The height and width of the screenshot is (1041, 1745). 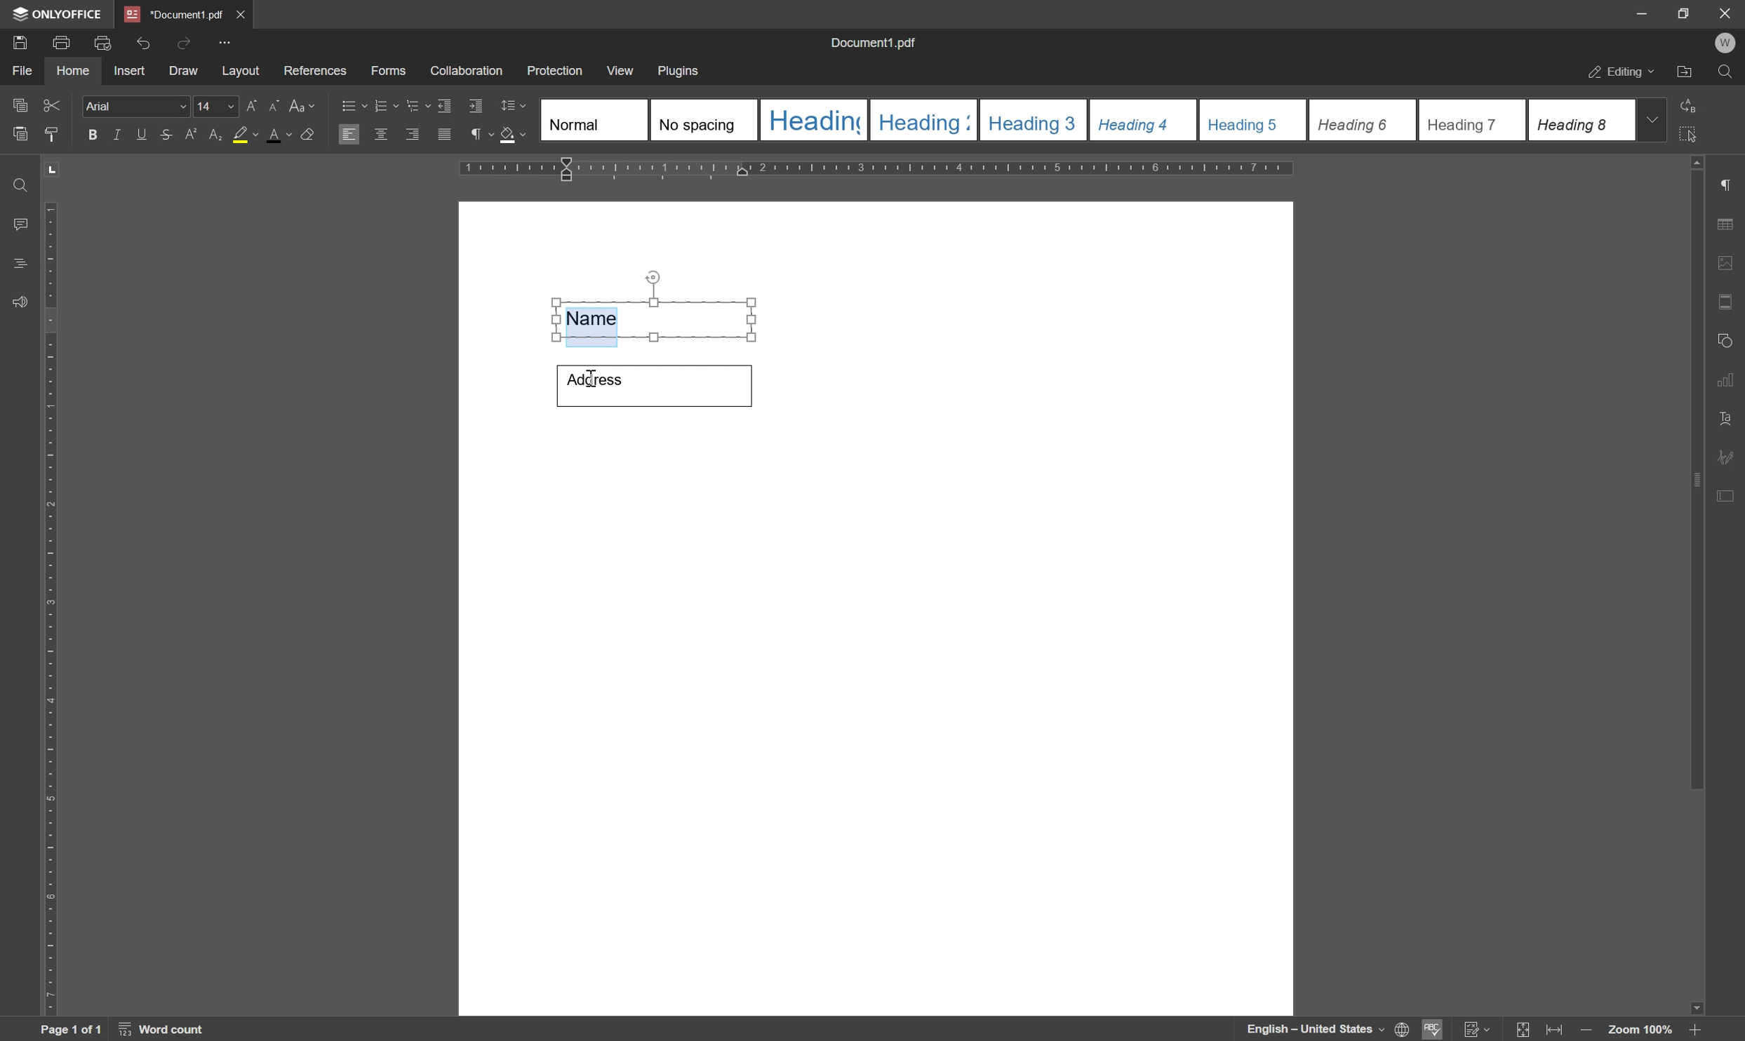 What do you see at coordinates (1685, 74) in the screenshot?
I see `open file location` at bounding box center [1685, 74].